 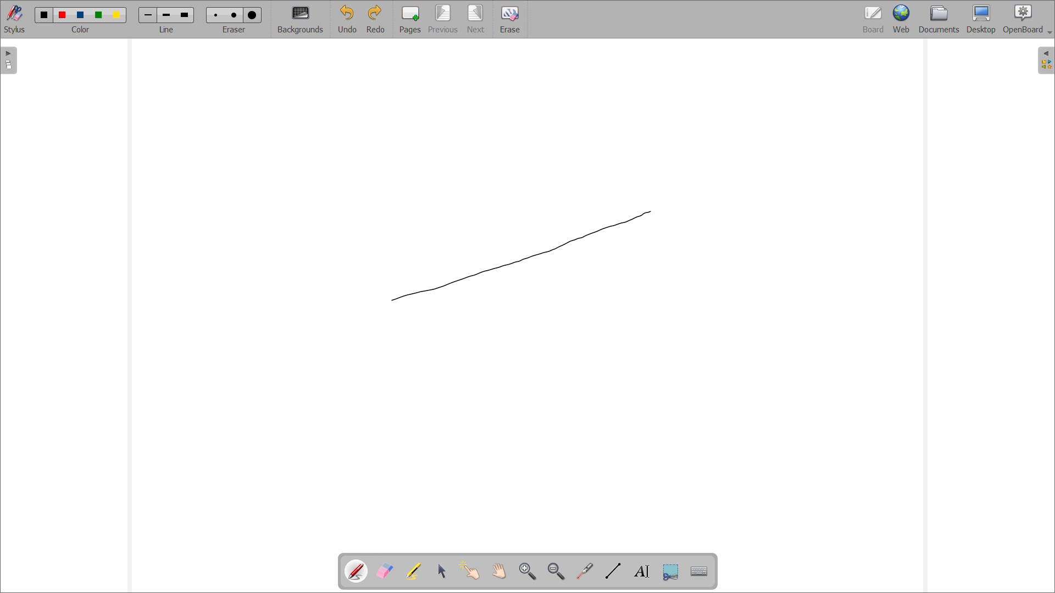 What do you see at coordinates (557, 571) in the screenshot?
I see `zoom out` at bounding box center [557, 571].